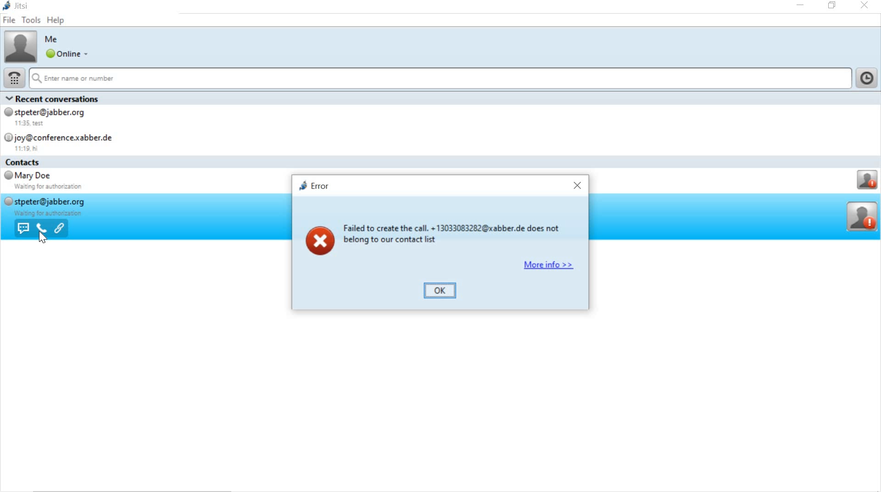 The width and height of the screenshot is (881, 492). Describe the element at coordinates (43, 237) in the screenshot. I see `cursor` at that location.